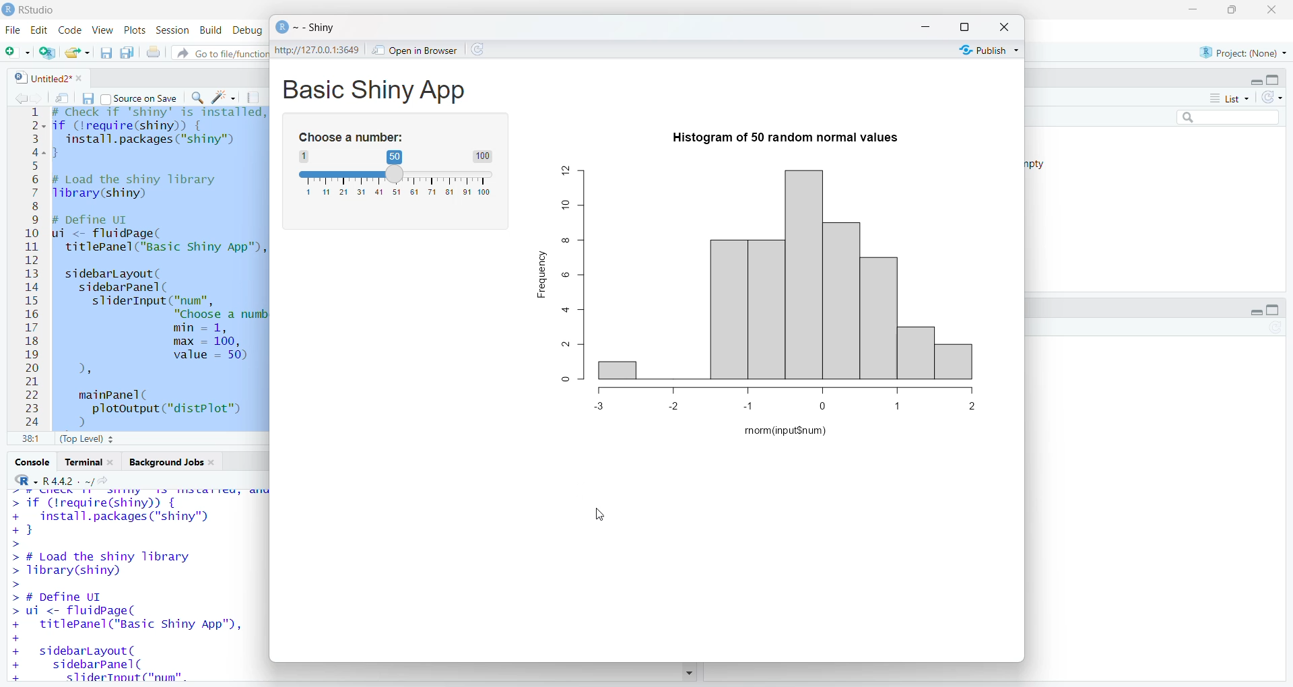 Image resolution: width=1293 pixels, height=687 pixels. I want to click on back, so click(19, 98).